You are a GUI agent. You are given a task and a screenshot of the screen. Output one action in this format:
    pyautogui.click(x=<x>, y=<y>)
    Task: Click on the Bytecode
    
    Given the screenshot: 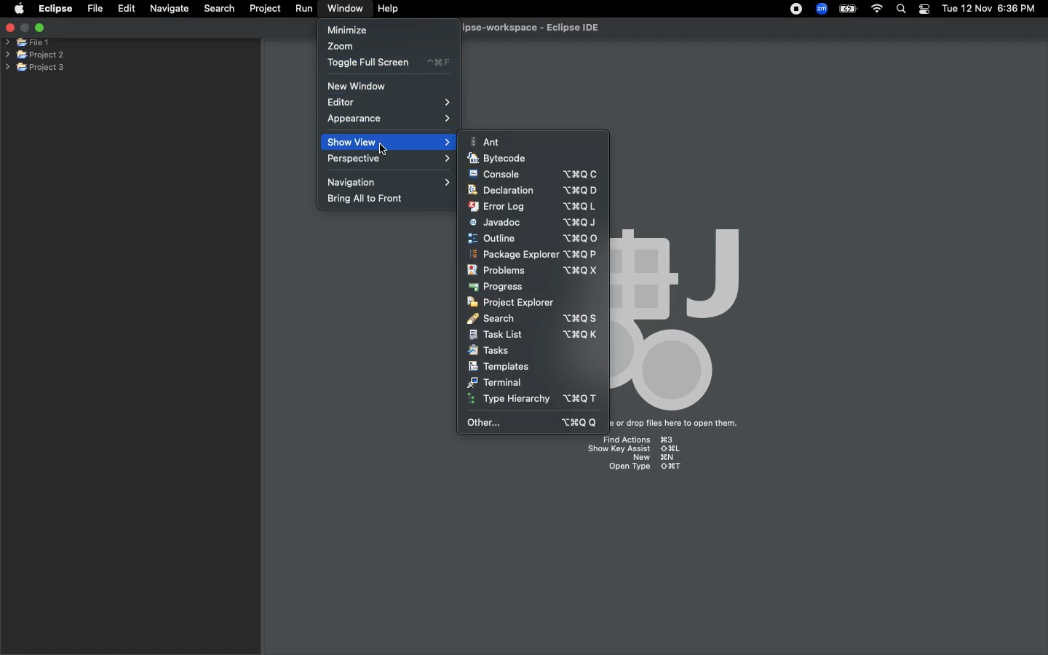 What is the action you would take?
    pyautogui.click(x=498, y=159)
    